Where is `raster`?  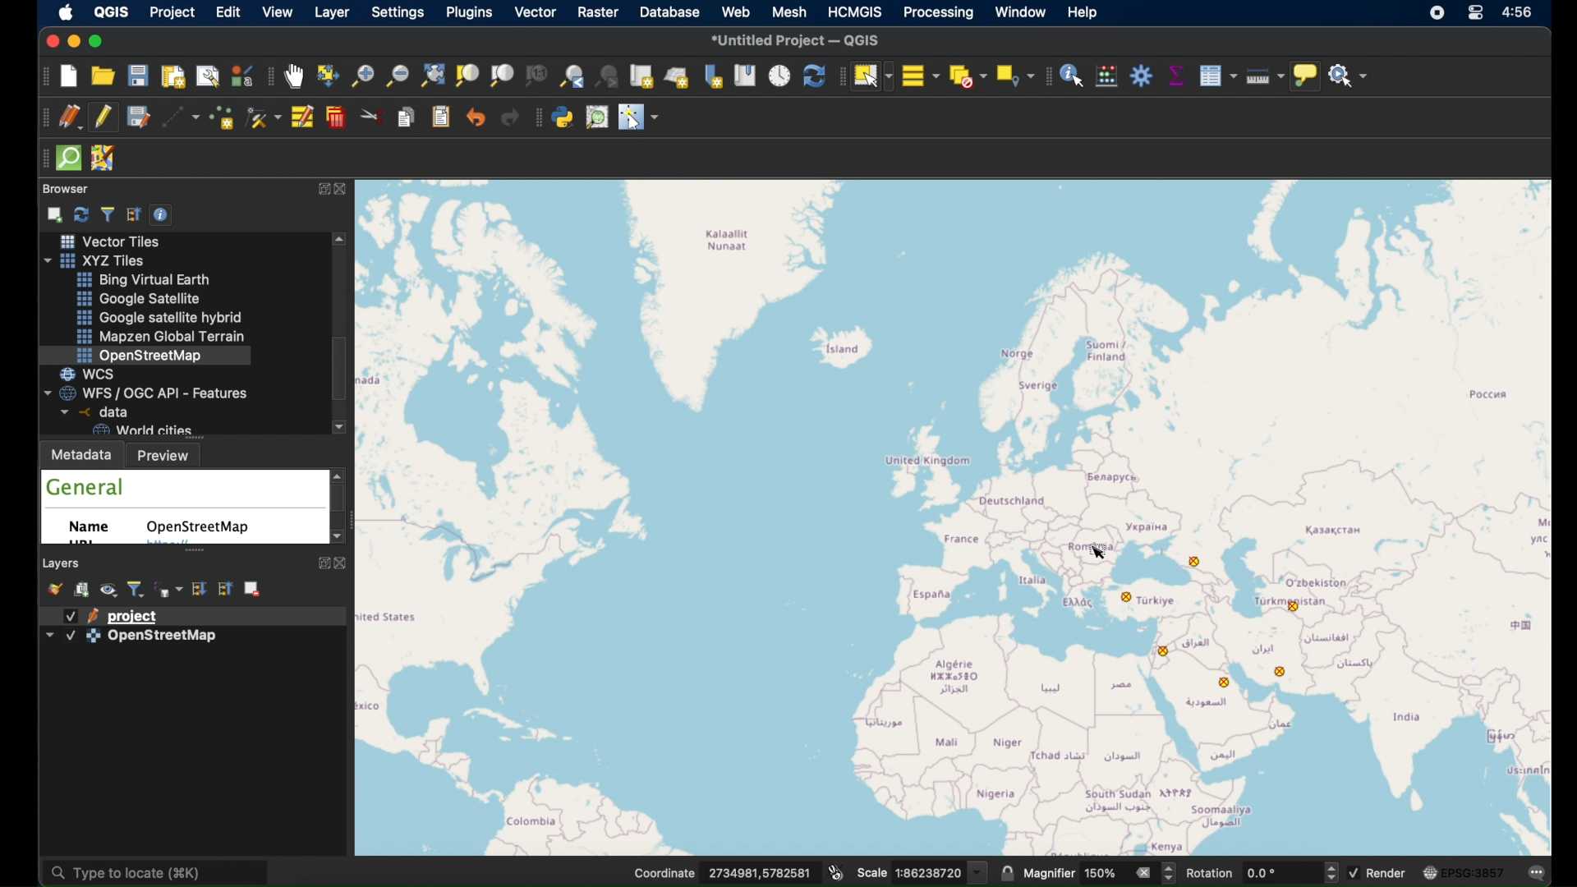 raster is located at coordinates (599, 11).